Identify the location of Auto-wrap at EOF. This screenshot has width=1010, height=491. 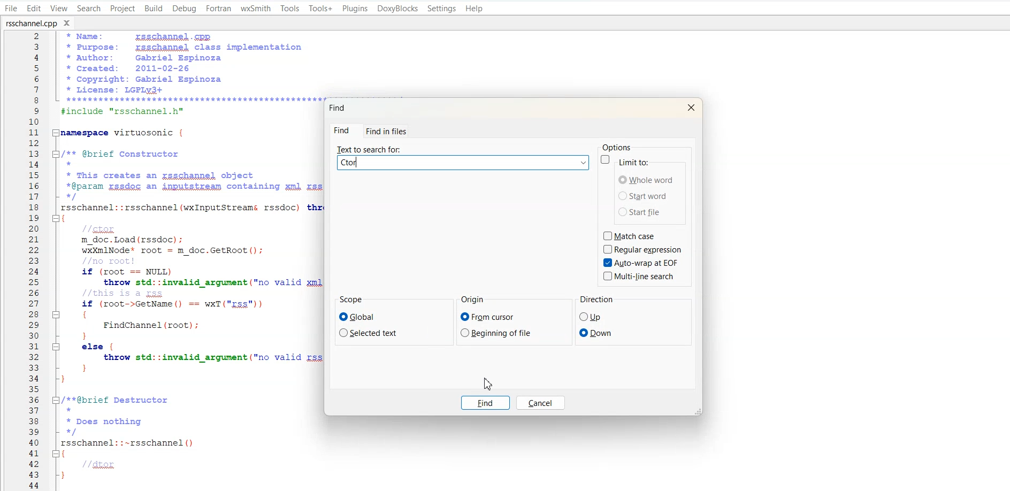
(641, 263).